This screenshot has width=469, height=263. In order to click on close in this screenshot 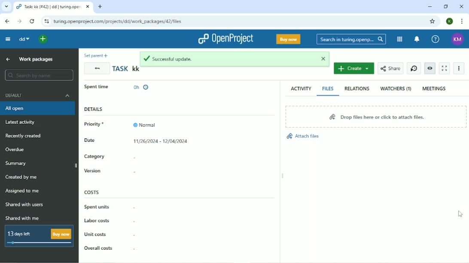, I will do `click(320, 58)`.